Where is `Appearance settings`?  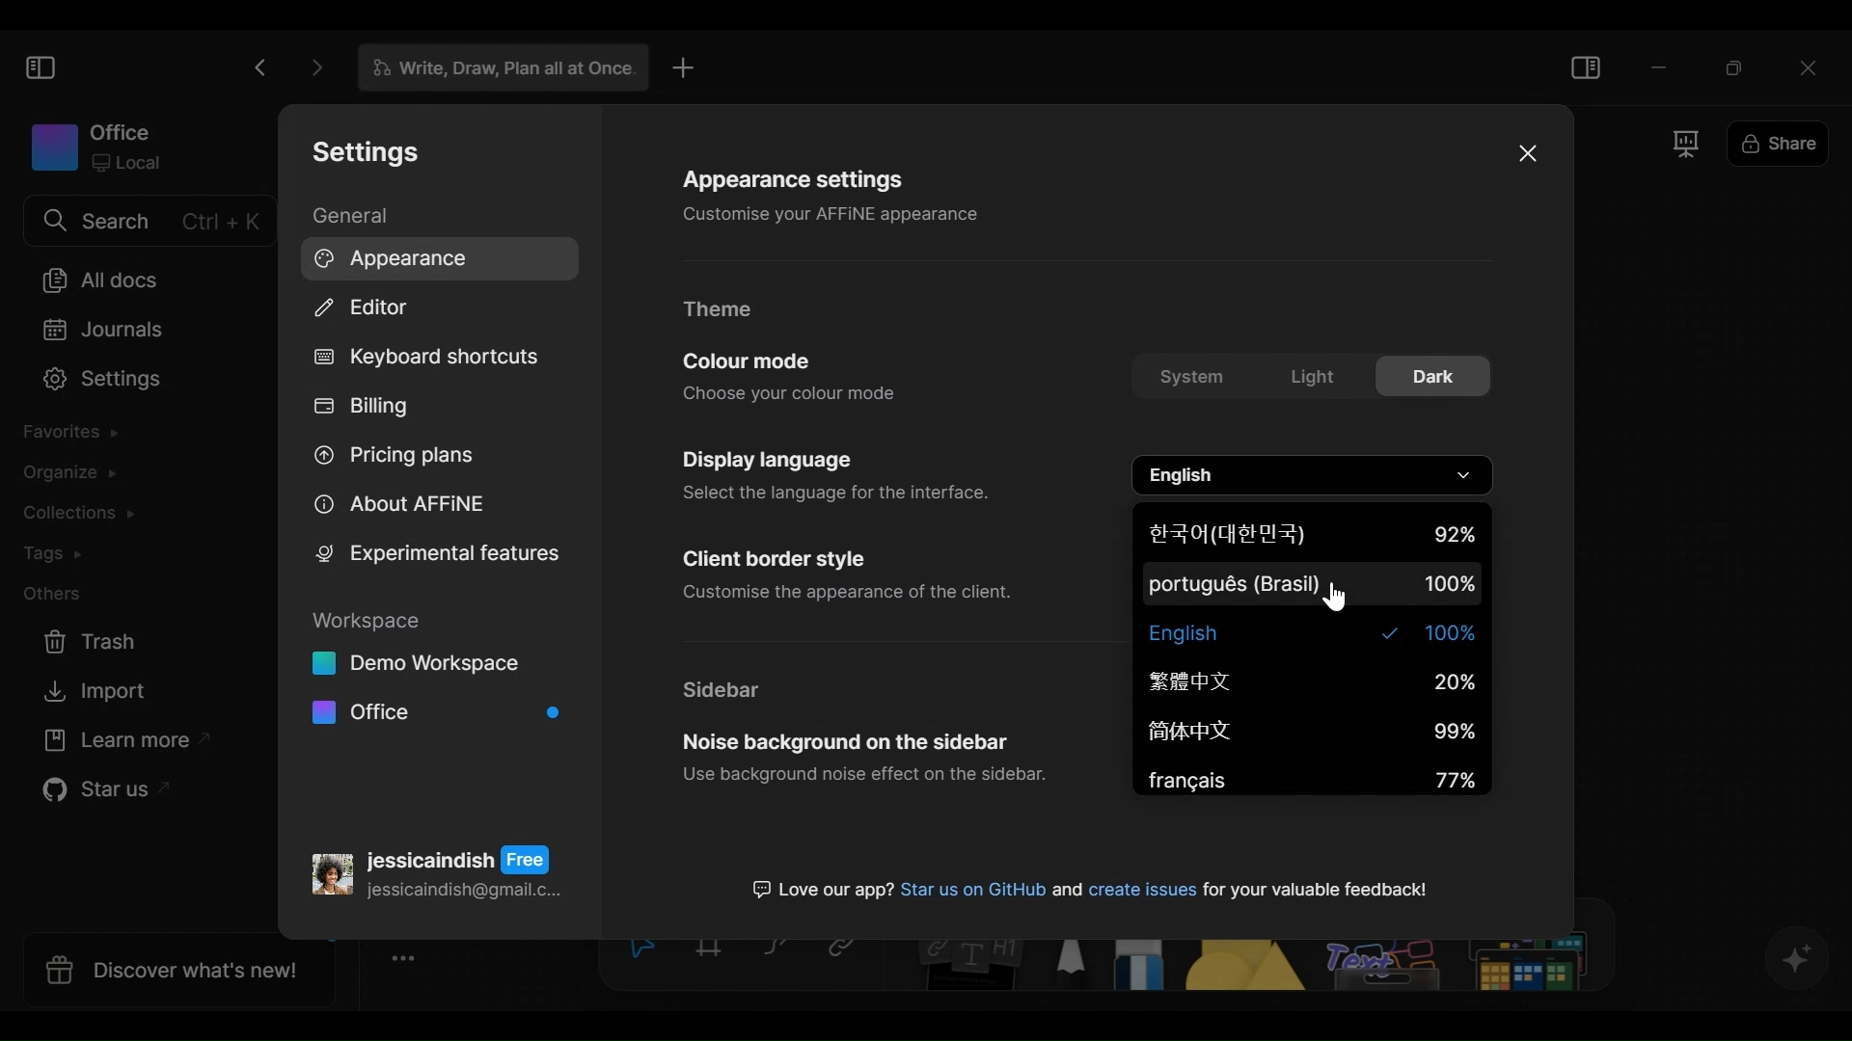
Appearance settings is located at coordinates (834, 194).